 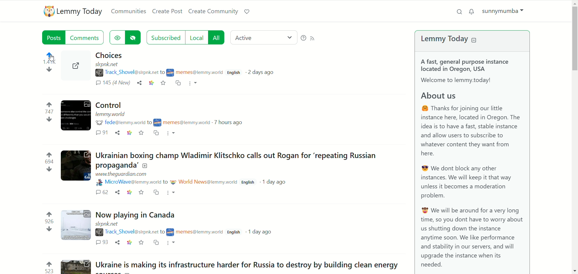 I want to click on cross-post, so click(x=179, y=84).